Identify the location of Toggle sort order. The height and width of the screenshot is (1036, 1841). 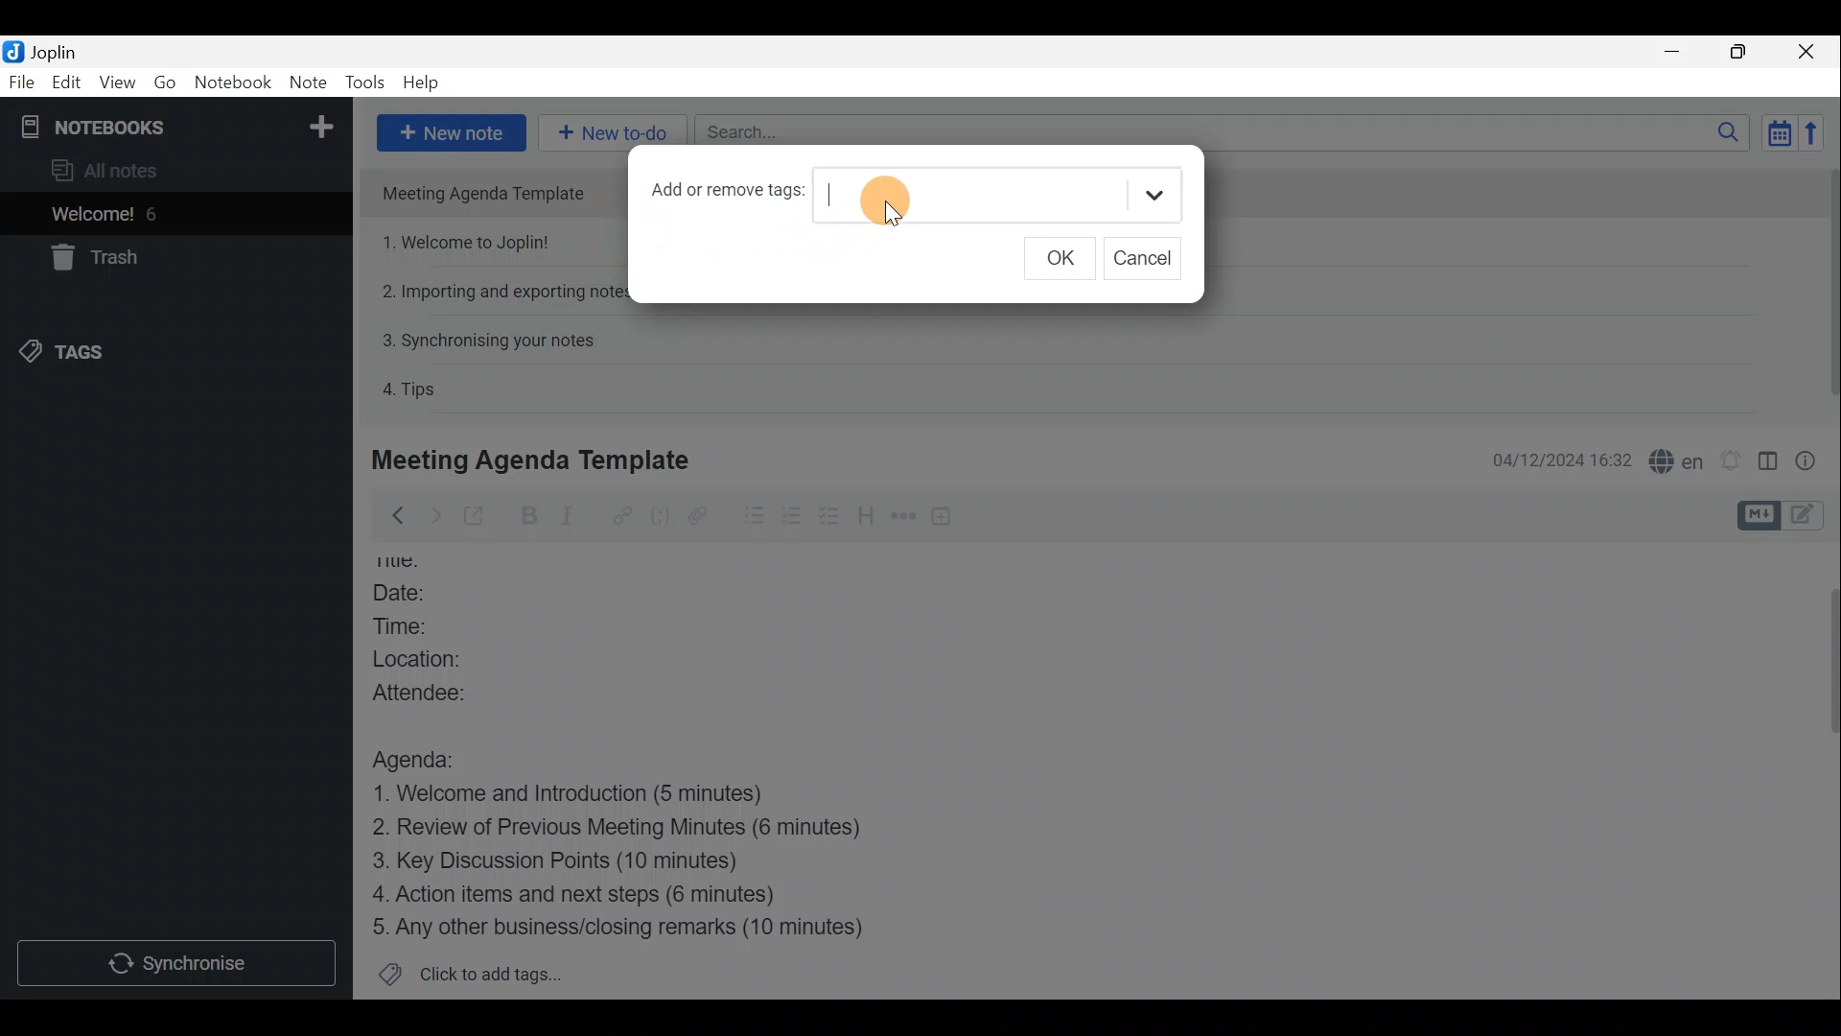
(1776, 130).